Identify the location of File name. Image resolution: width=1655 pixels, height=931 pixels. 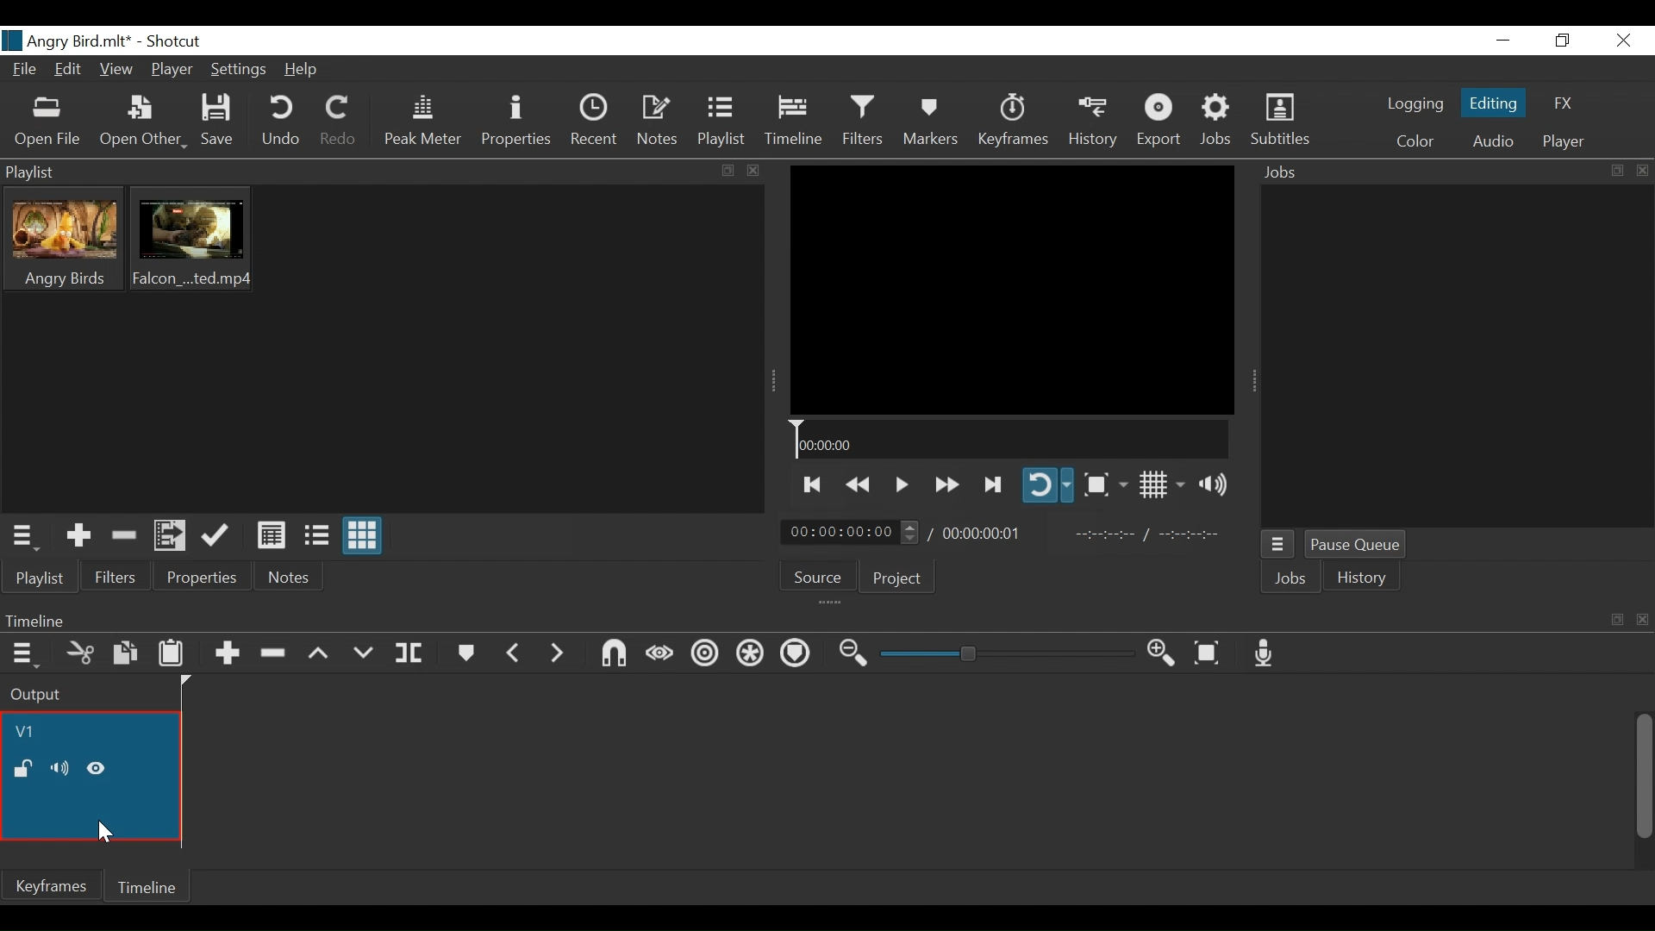
(68, 40).